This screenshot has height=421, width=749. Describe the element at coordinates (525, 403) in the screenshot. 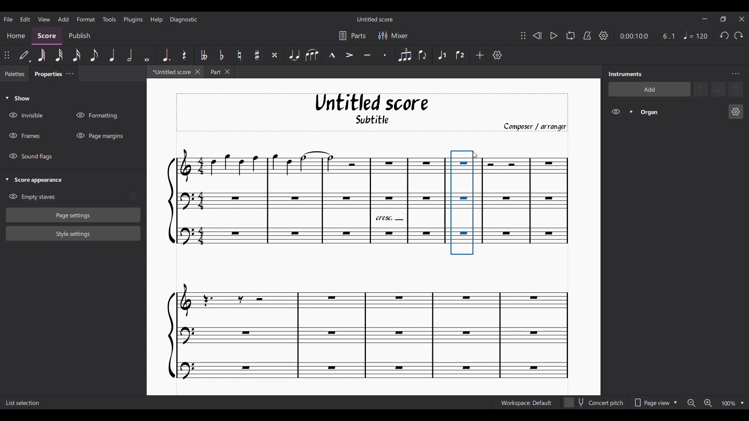

I see `Workspace settings` at that location.